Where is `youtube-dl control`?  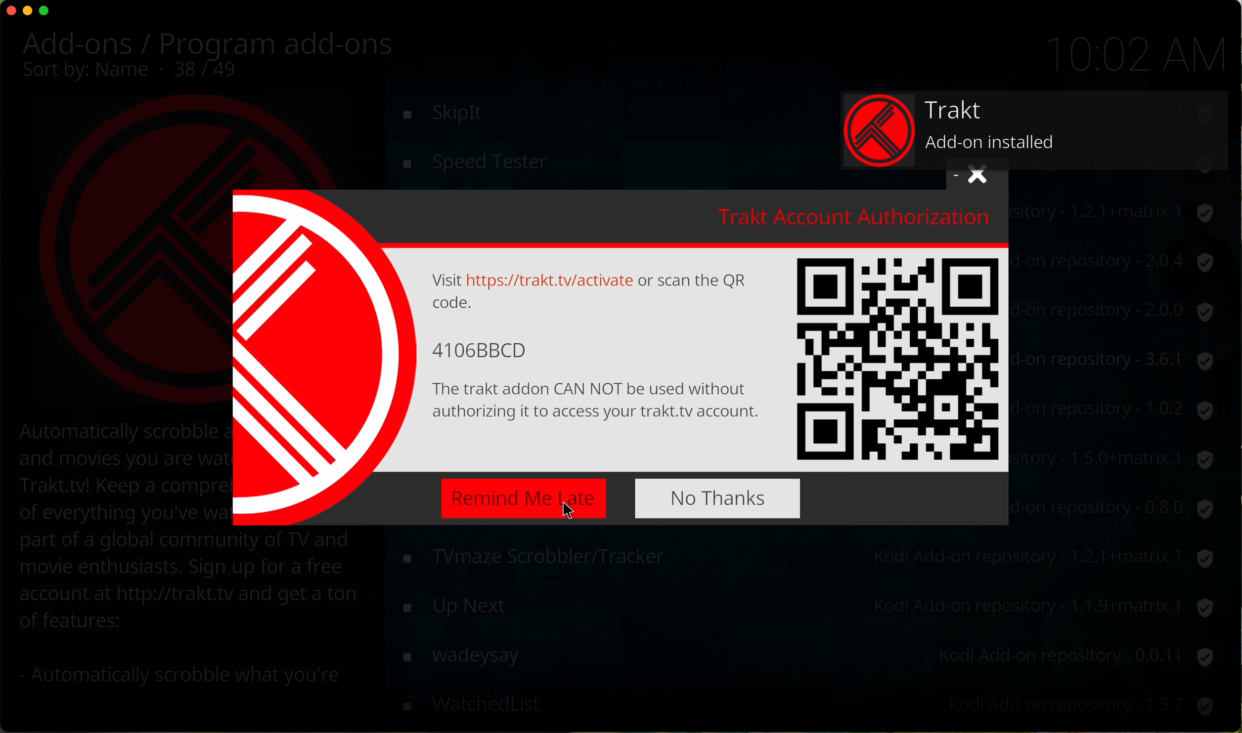 youtube-dl control is located at coordinates (805, 705).